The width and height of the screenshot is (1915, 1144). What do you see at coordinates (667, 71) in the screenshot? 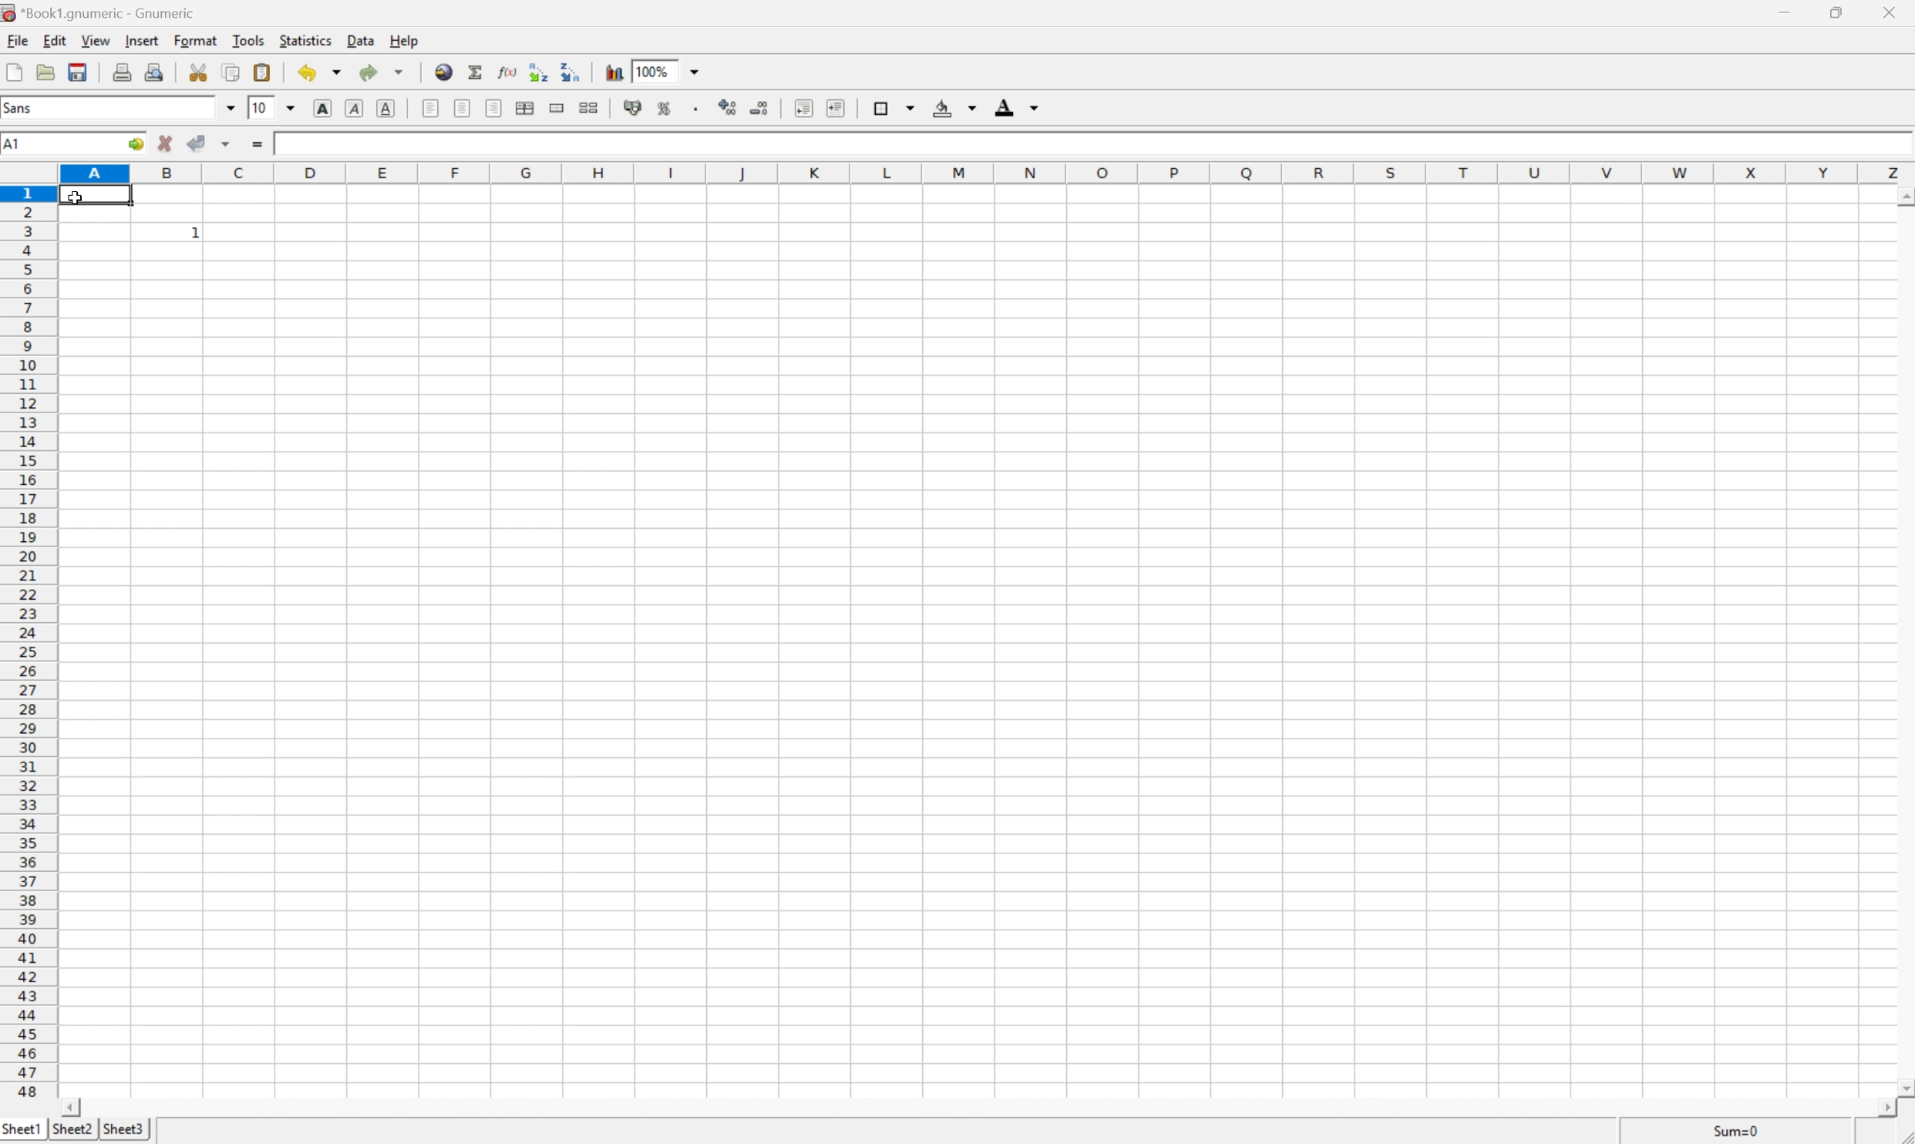
I see `zoom` at bounding box center [667, 71].